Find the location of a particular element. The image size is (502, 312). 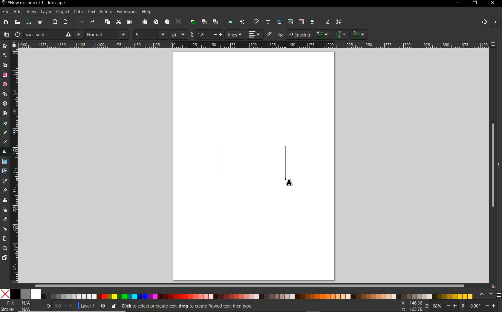

open preferences is located at coordinates (339, 22).